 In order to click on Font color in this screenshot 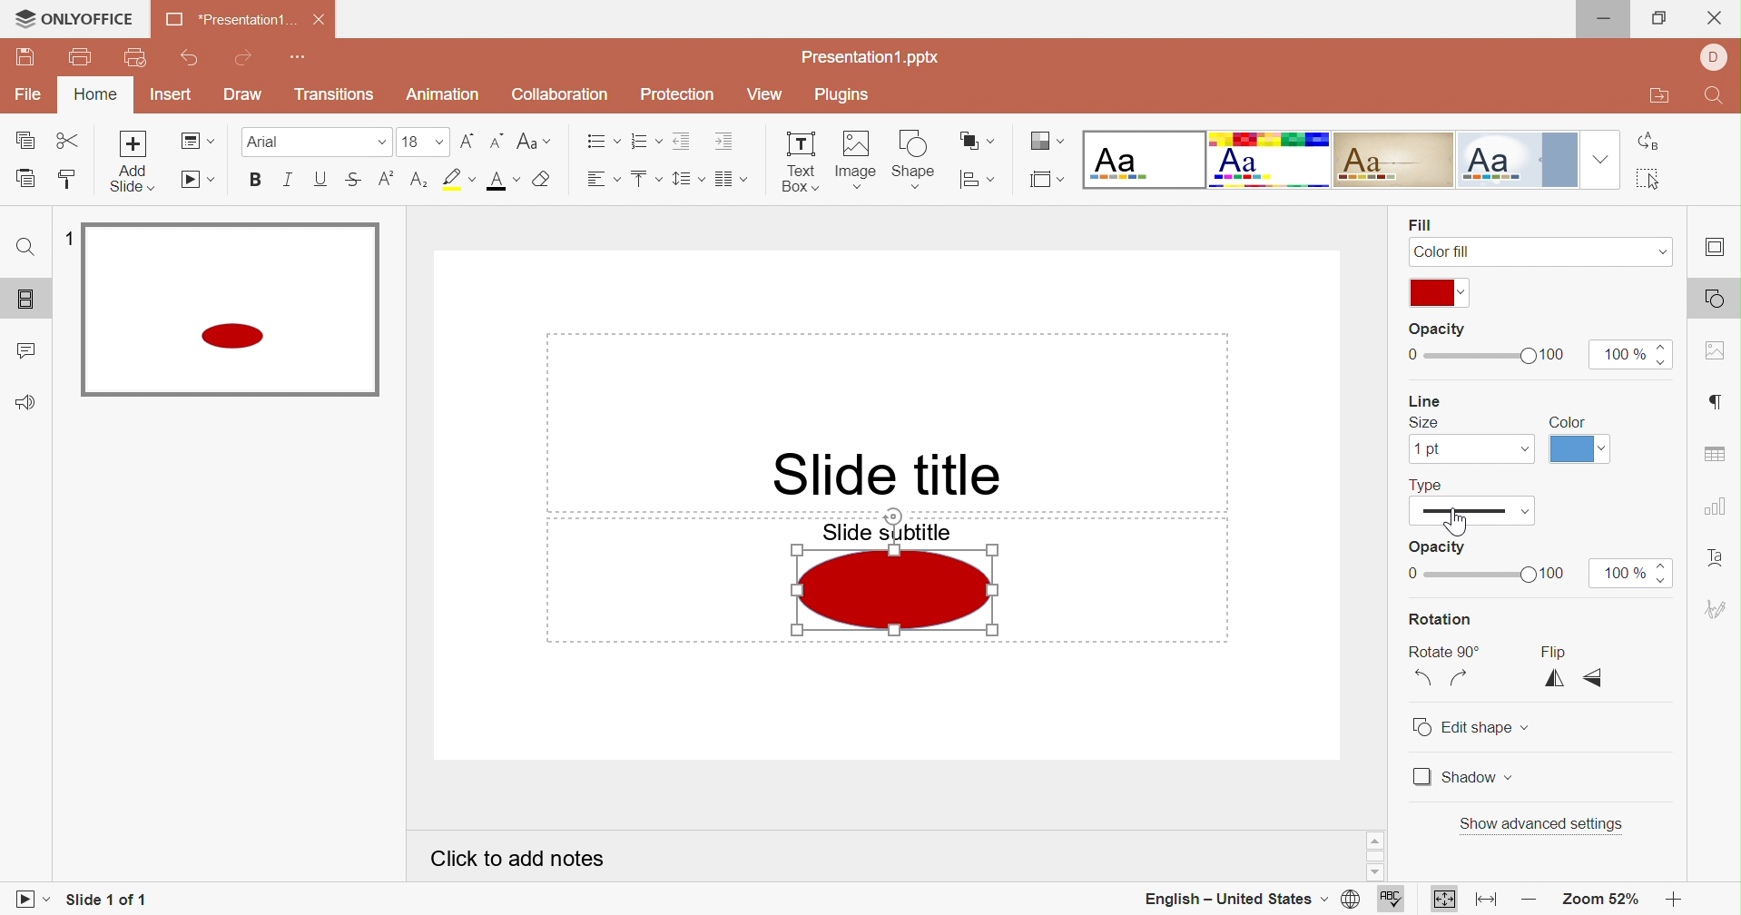, I will do `click(502, 181)`.